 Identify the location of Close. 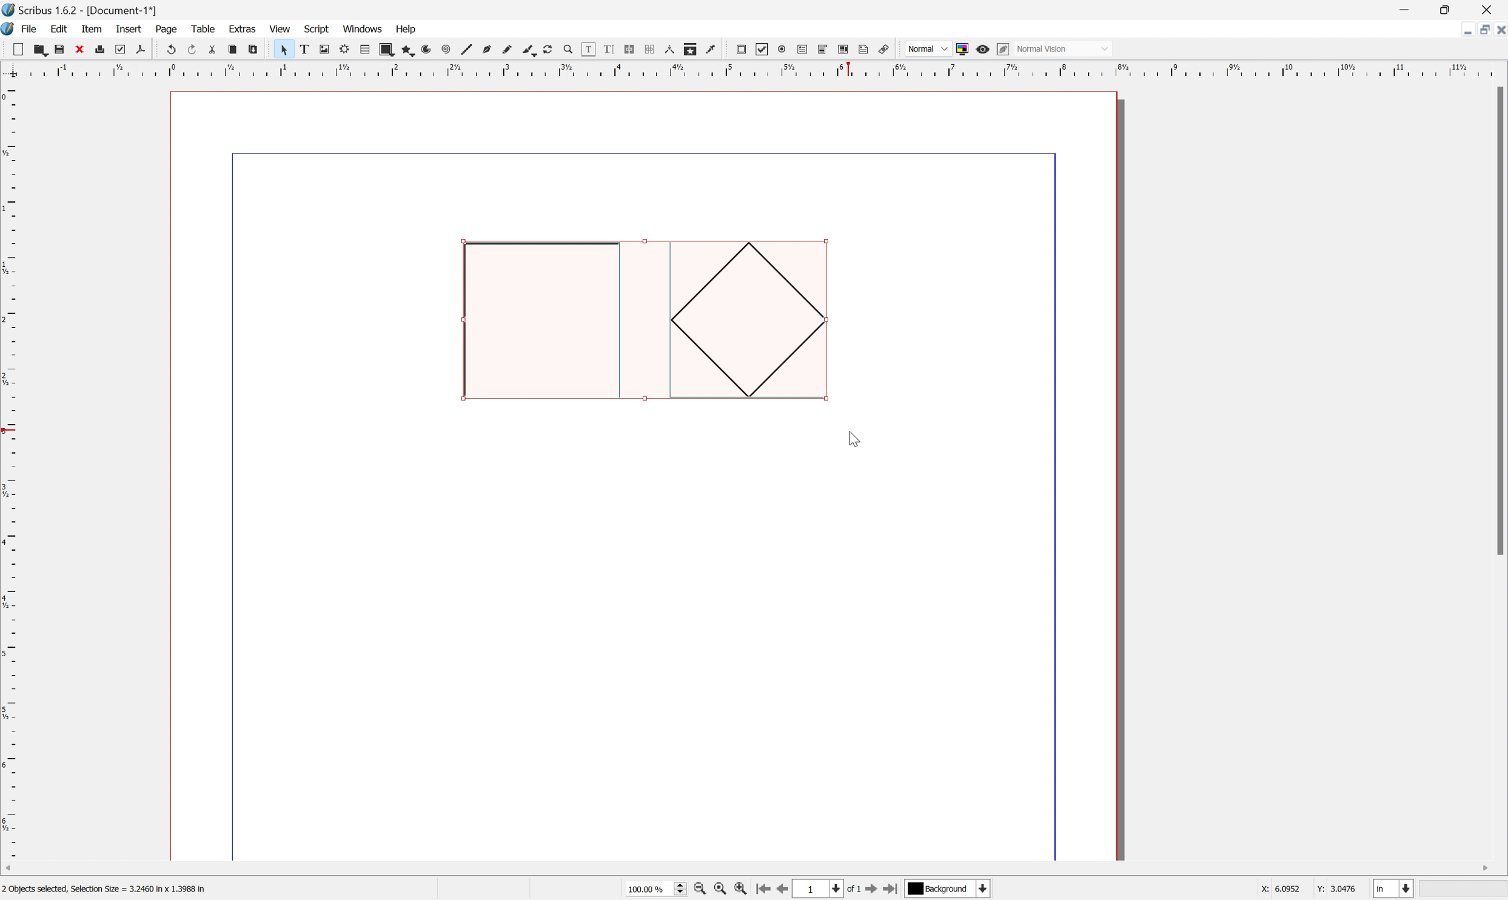
(1498, 29).